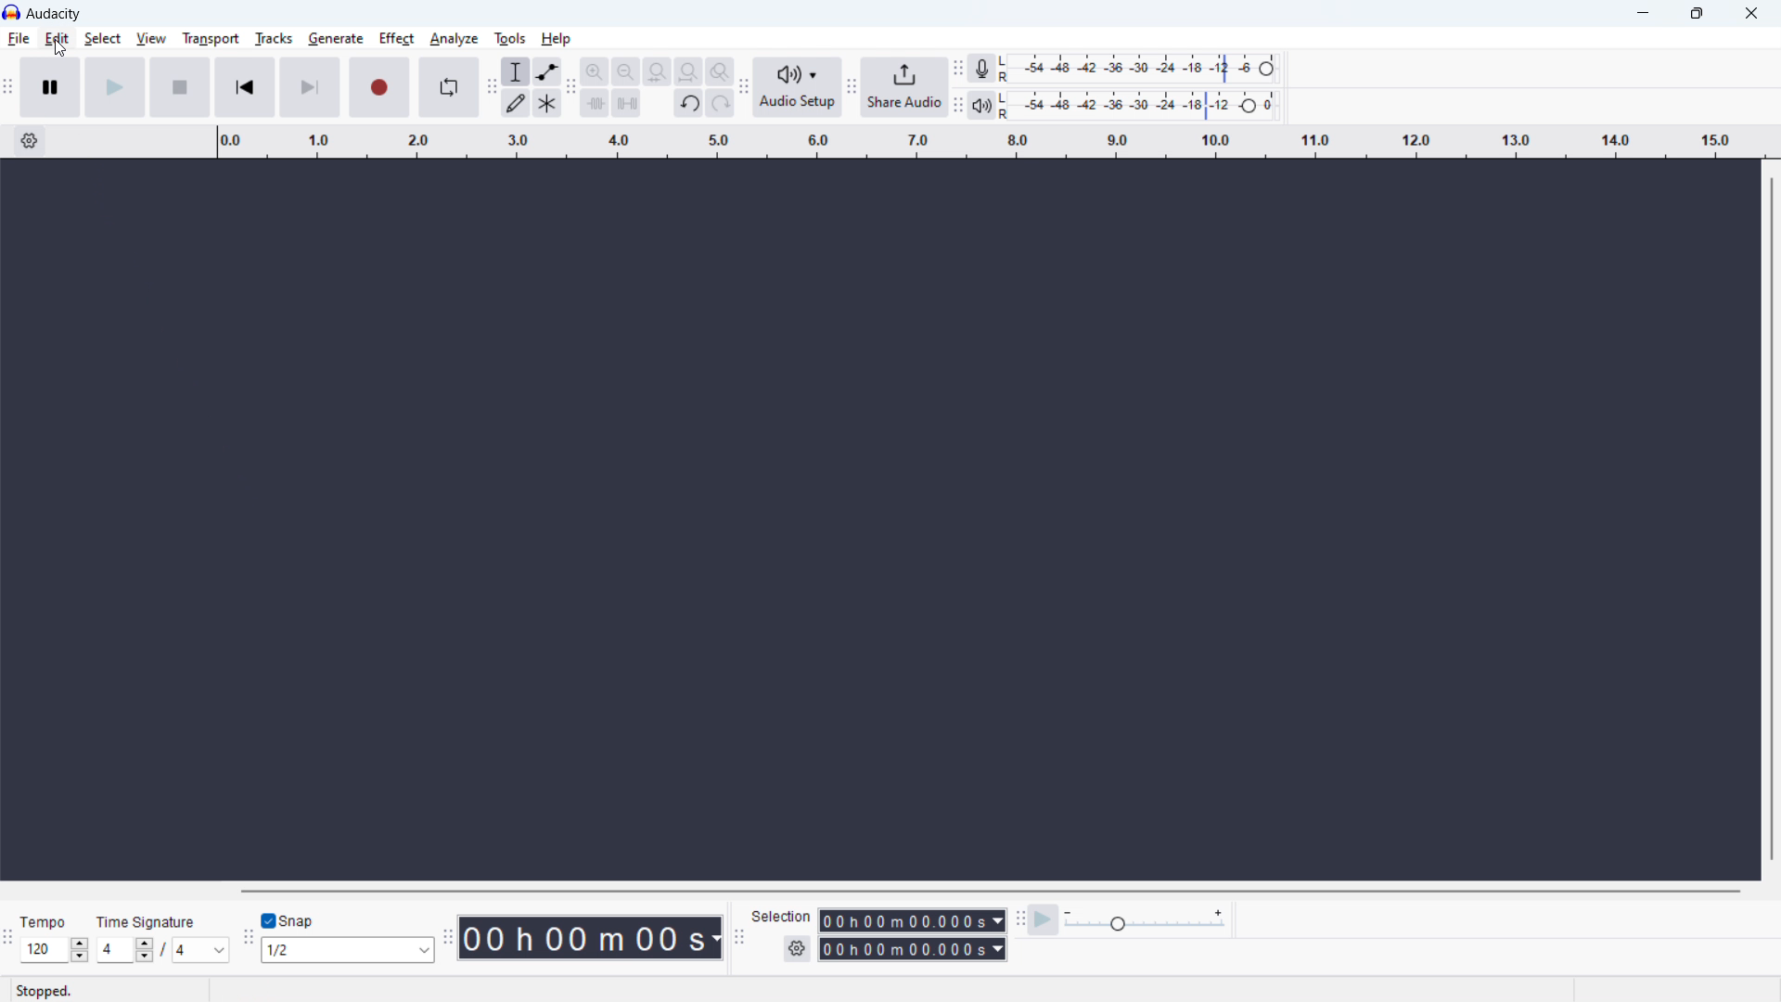 This screenshot has height=1002, width=1781. Describe the element at coordinates (798, 948) in the screenshot. I see `selection settings` at that location.